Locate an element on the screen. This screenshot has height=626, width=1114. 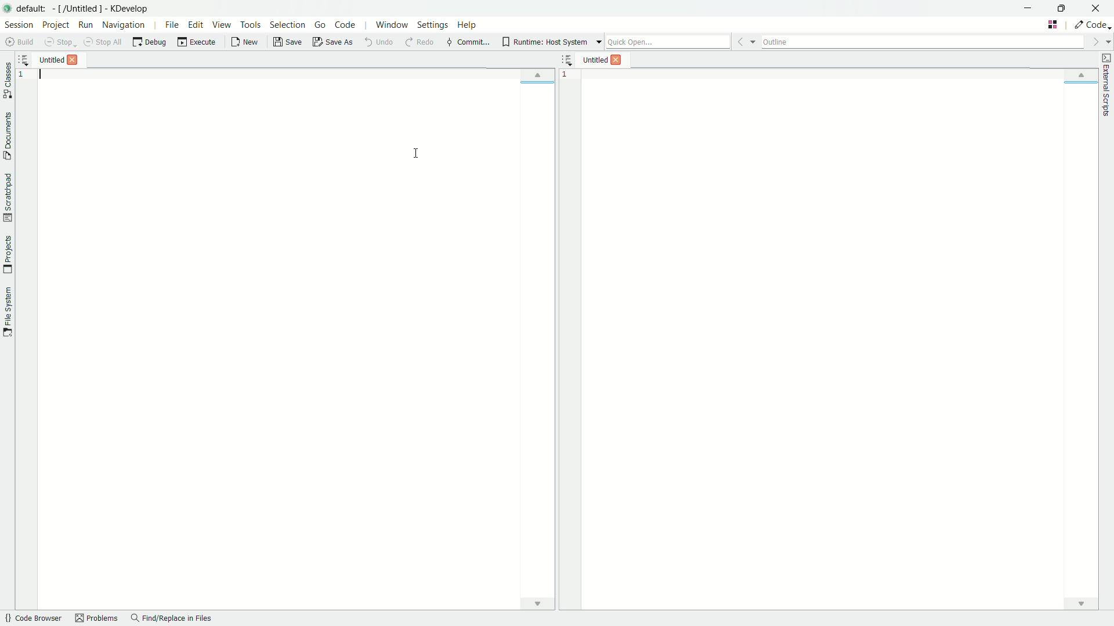
code menu is located at coordinates (345, 25).